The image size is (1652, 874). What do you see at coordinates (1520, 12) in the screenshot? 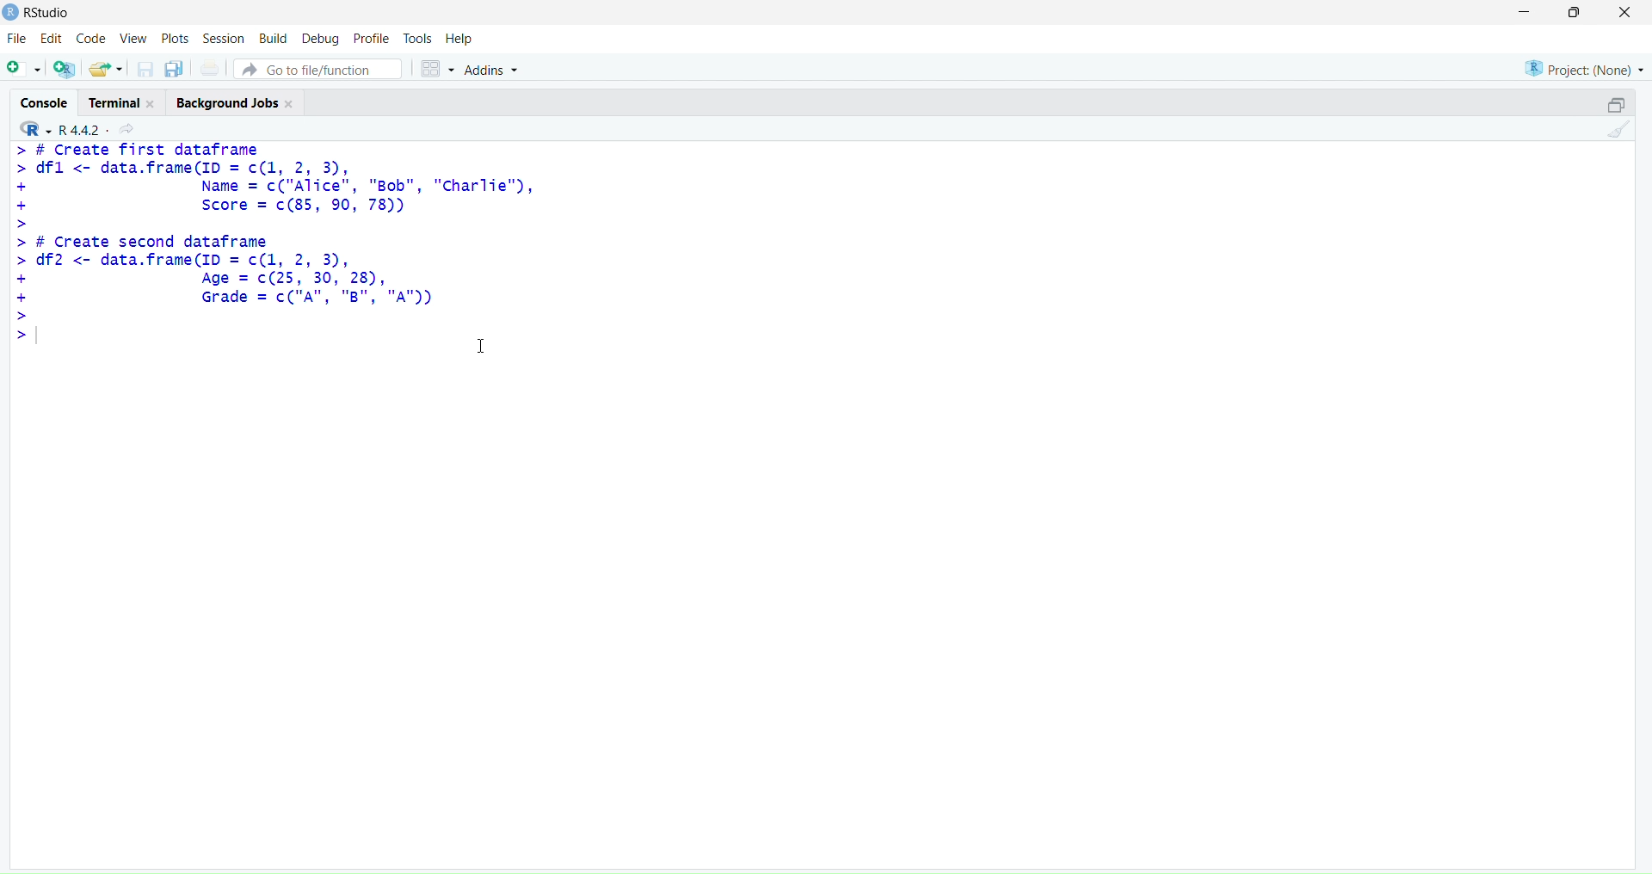
I see `minimize` at bounding box center [1520, 12].